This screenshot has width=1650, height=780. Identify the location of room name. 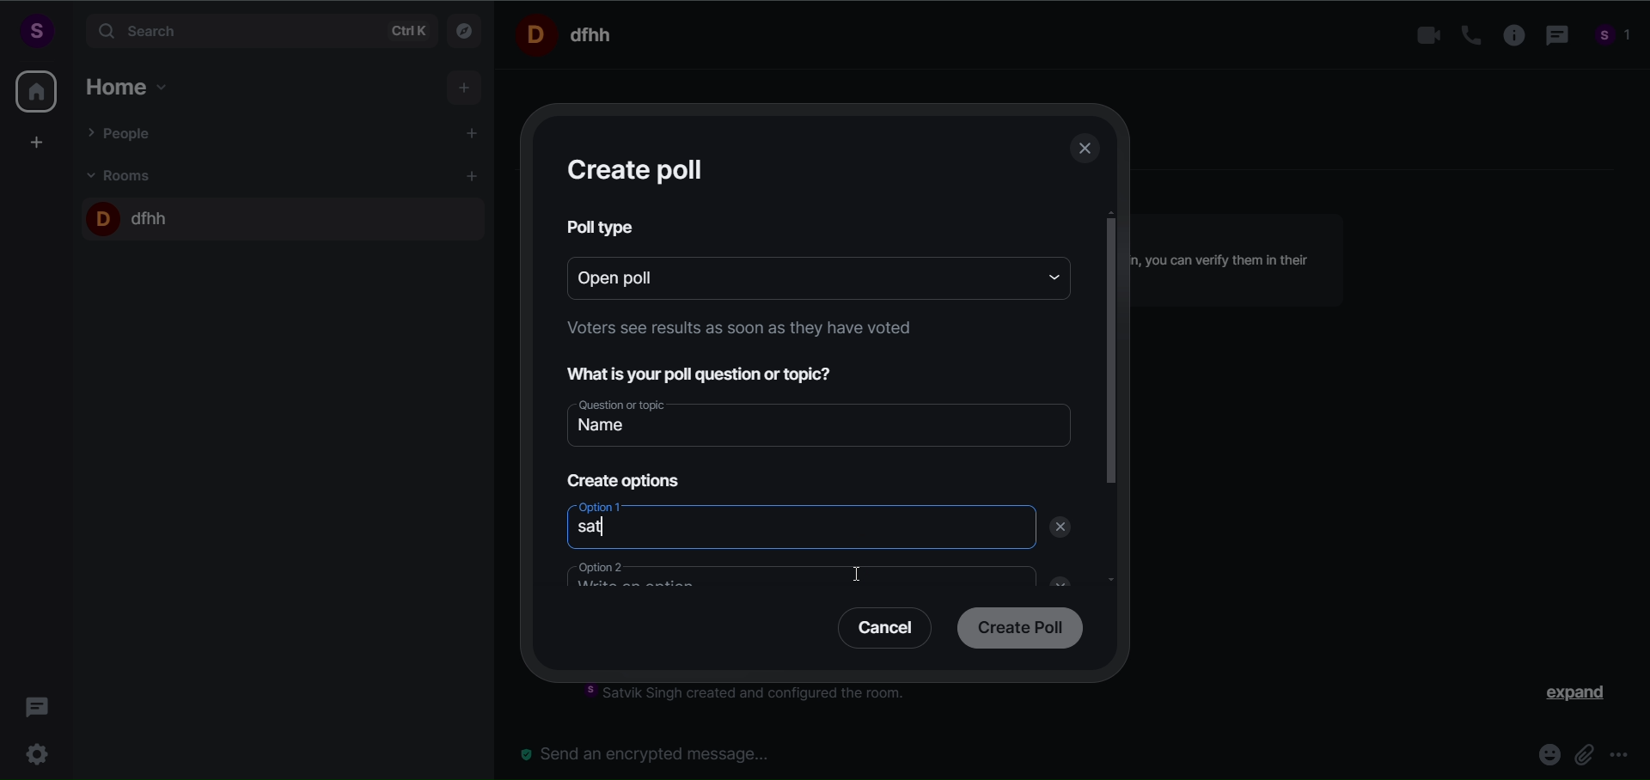
(131, 215).